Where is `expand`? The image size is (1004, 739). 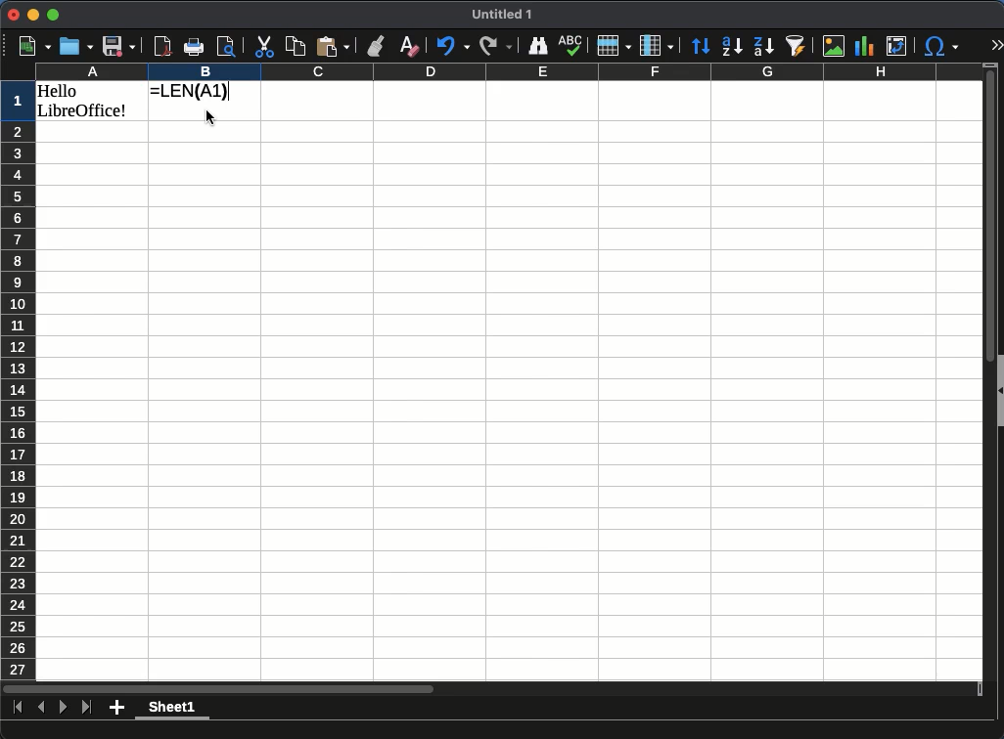 expand is located at coordinates (998, 46).